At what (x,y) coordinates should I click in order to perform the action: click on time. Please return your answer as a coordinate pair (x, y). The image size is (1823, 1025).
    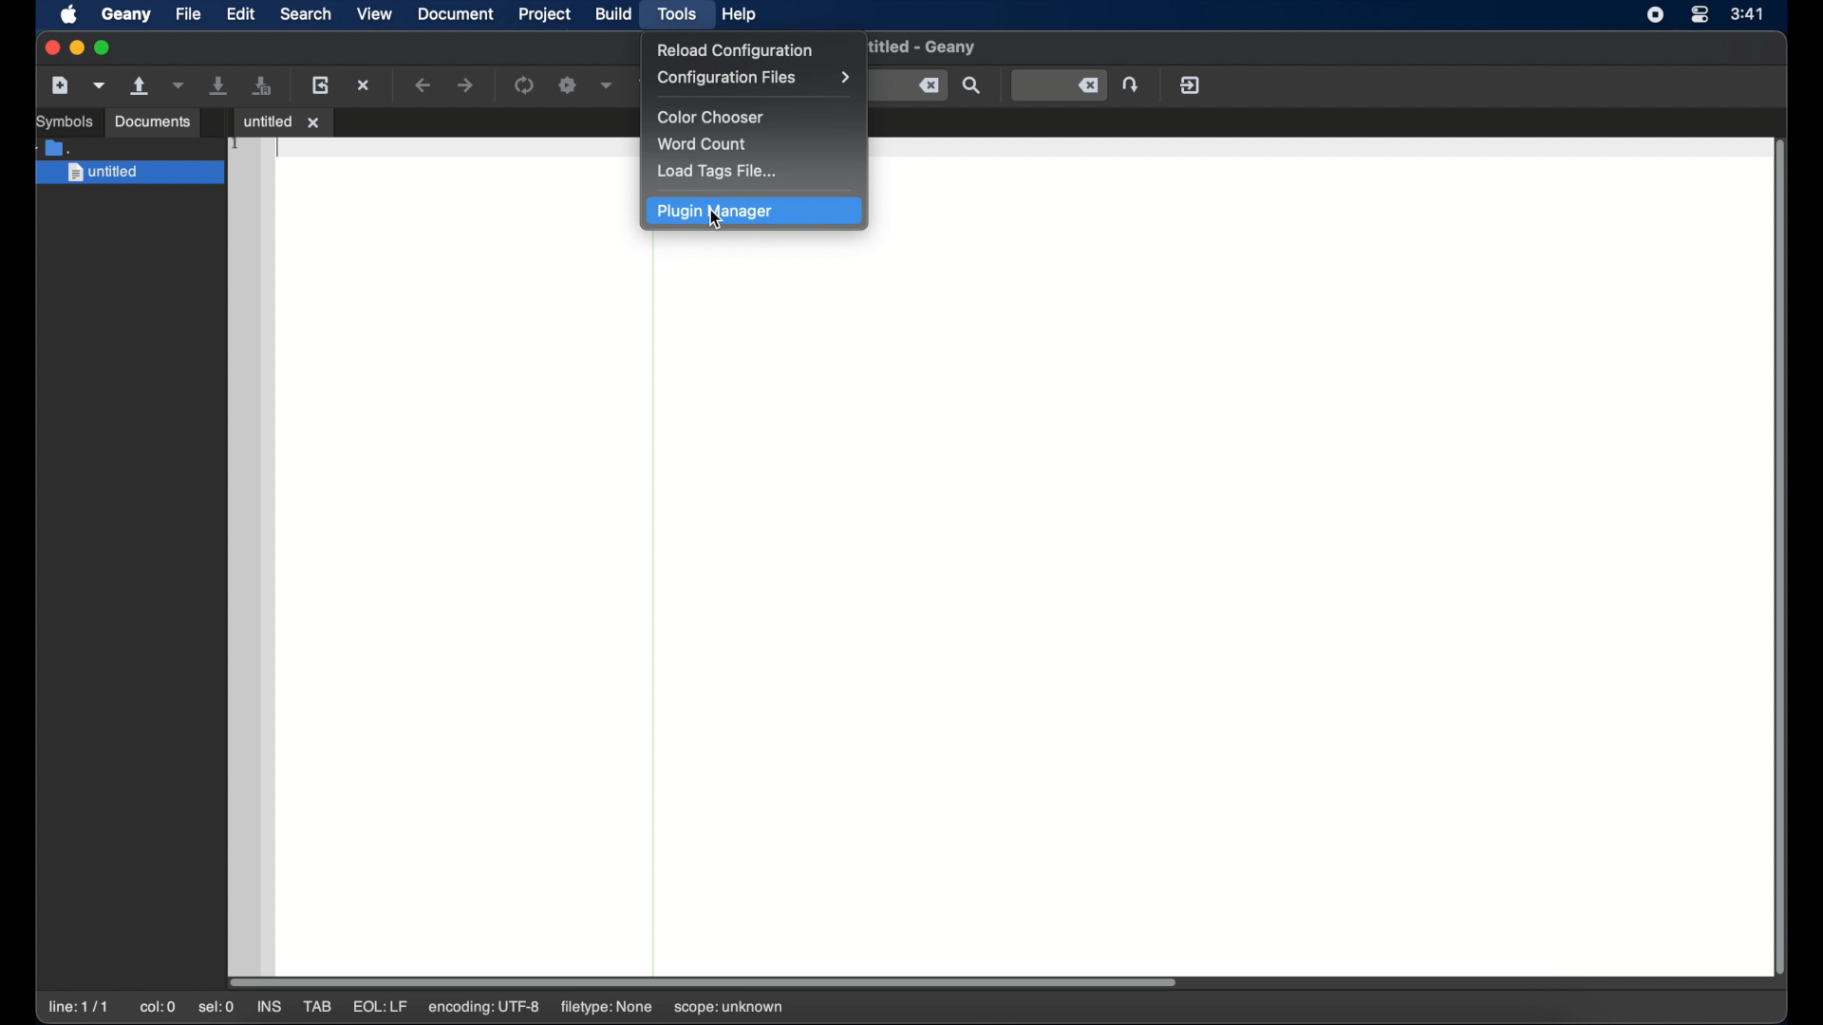
    Looking at the image, I should click on (1747, 12).